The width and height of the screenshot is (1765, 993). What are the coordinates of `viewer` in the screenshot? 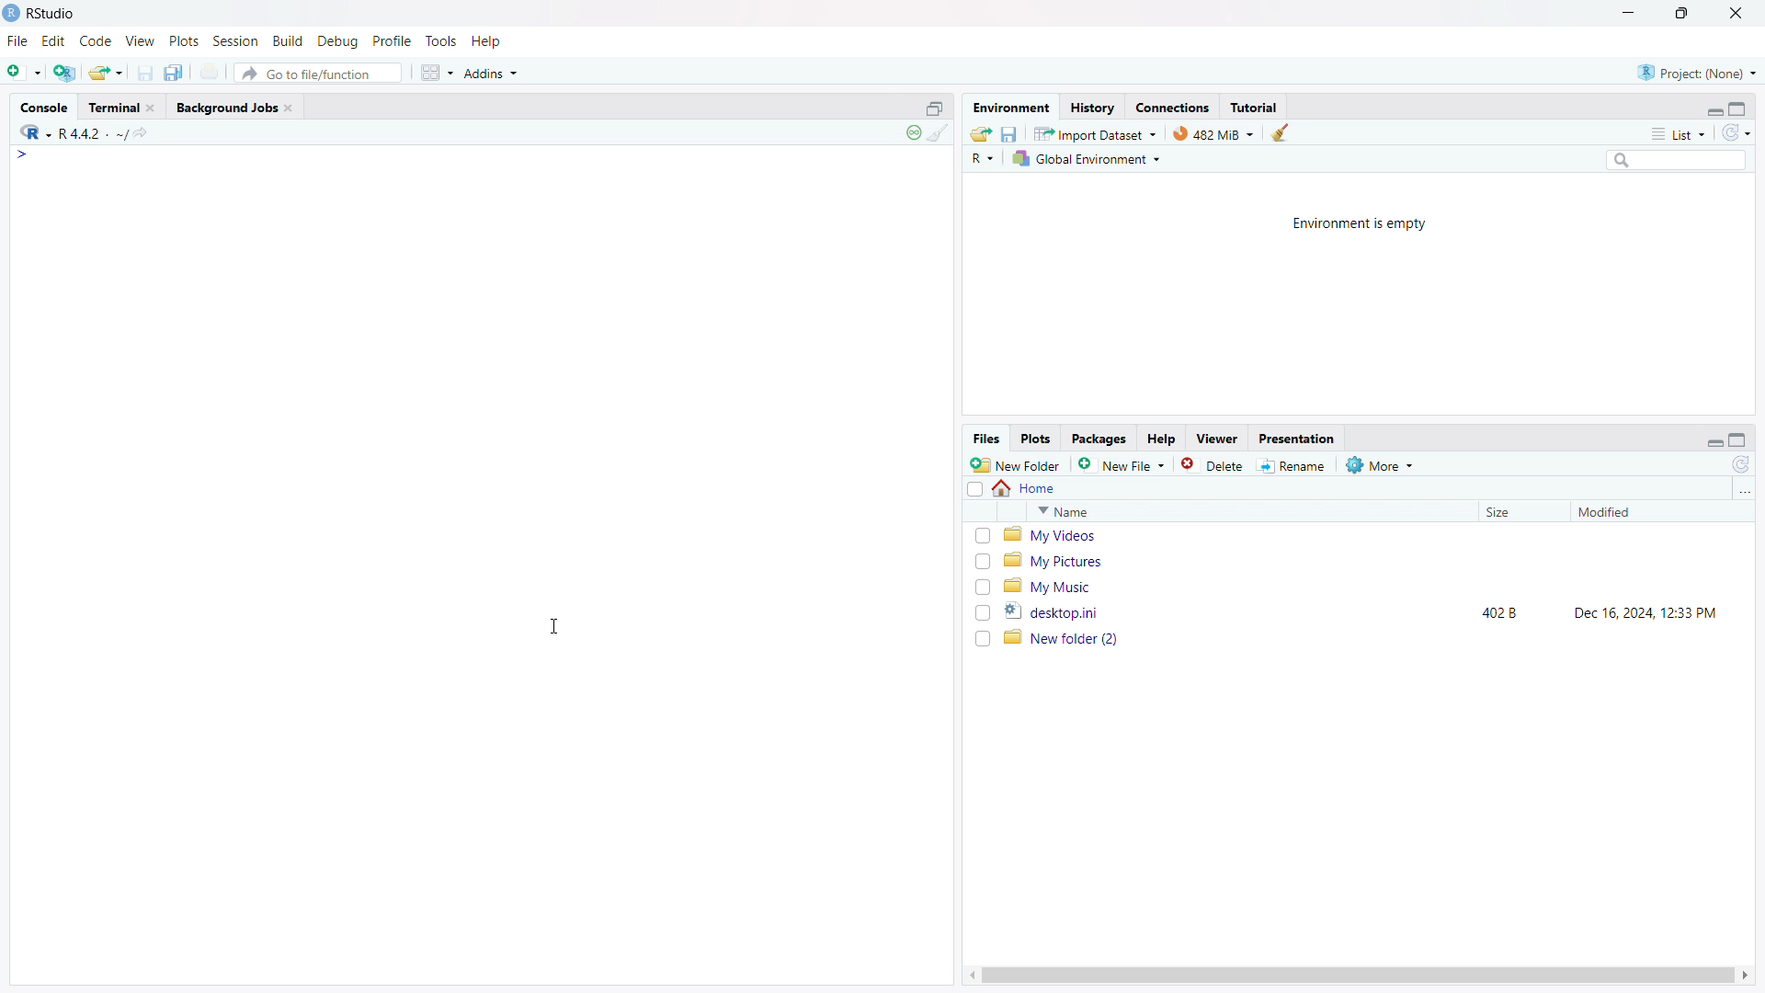 It's located at (1217, 439).